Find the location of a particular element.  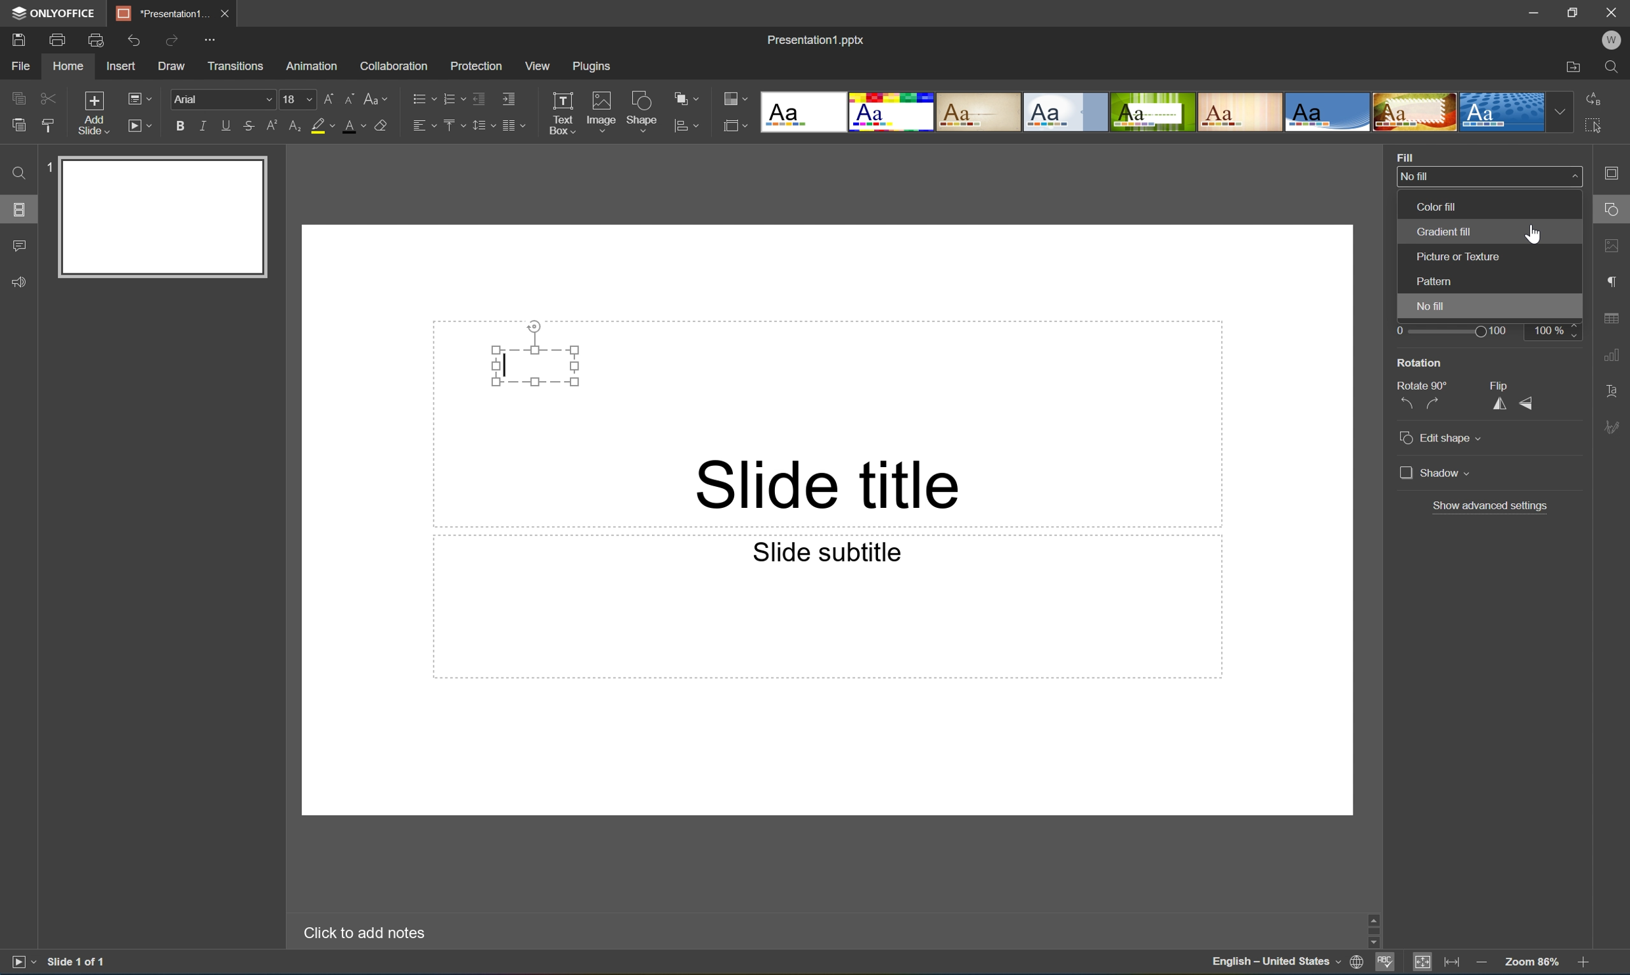

Type of slides is located at coordinates (1152, 112).